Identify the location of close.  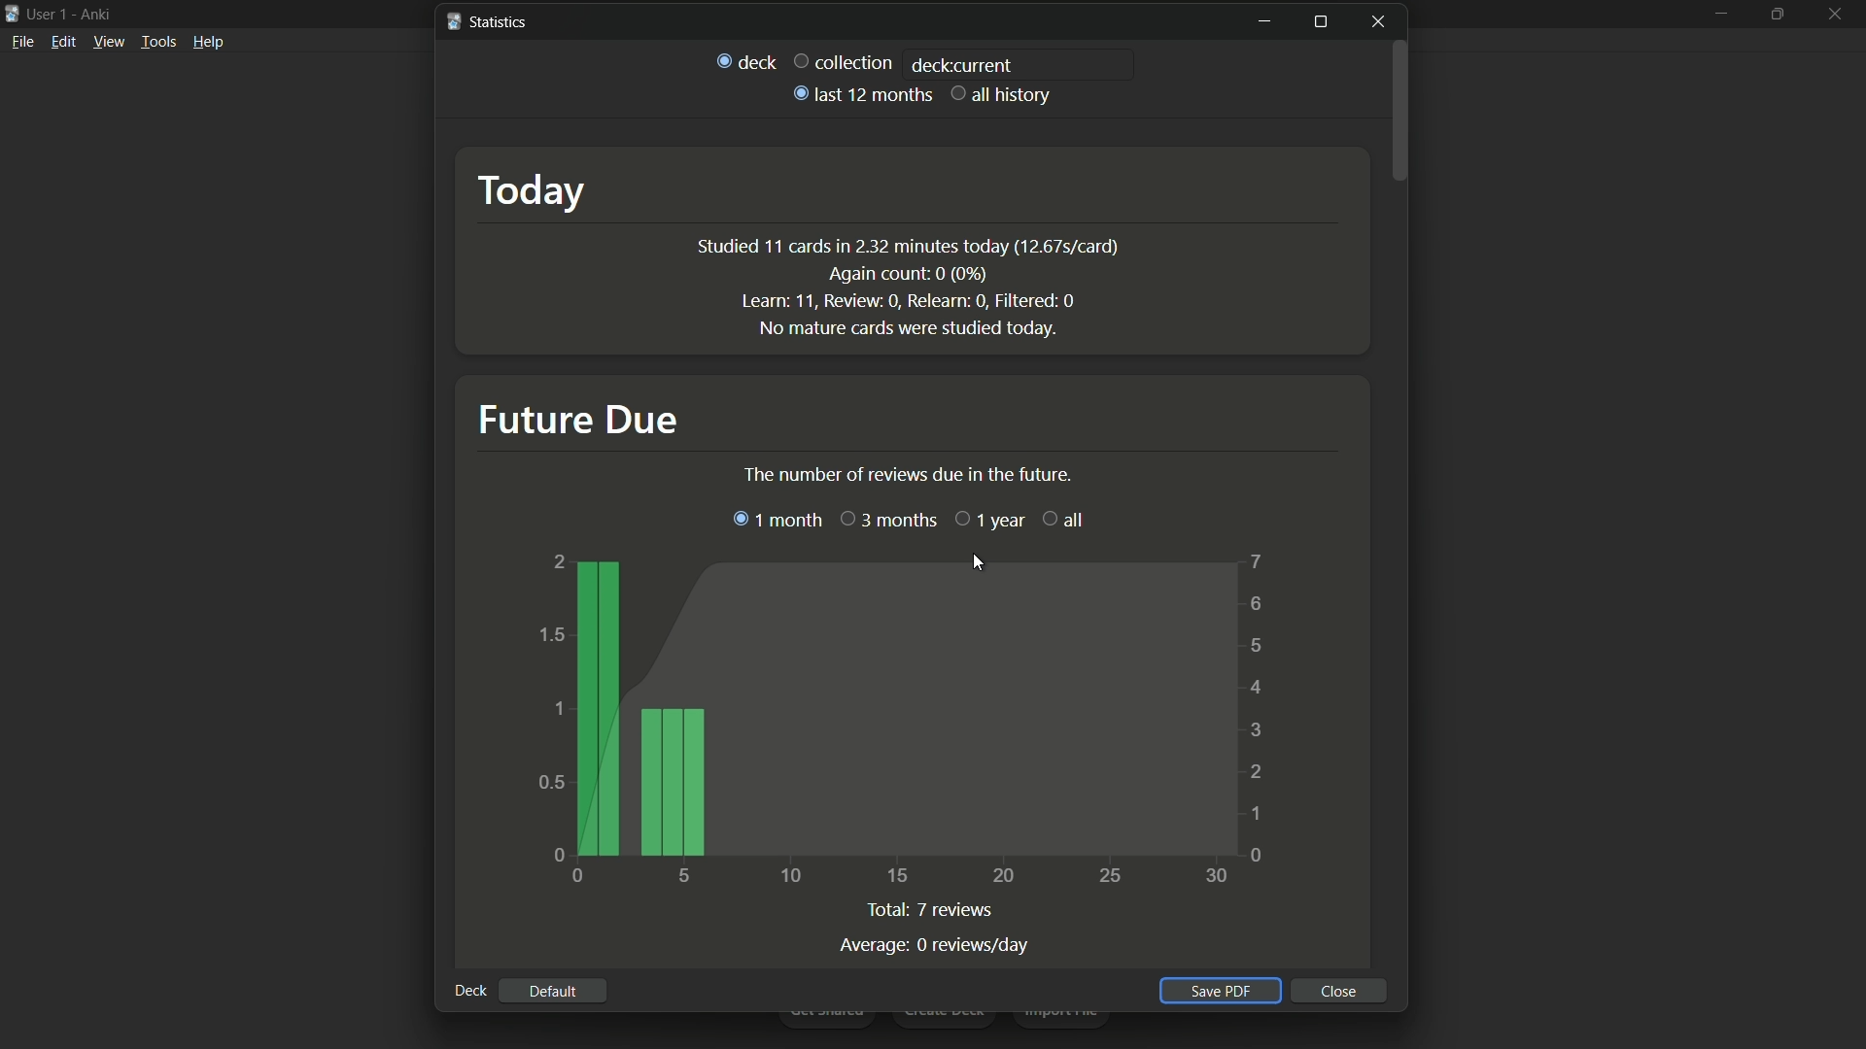
(1339, 991).